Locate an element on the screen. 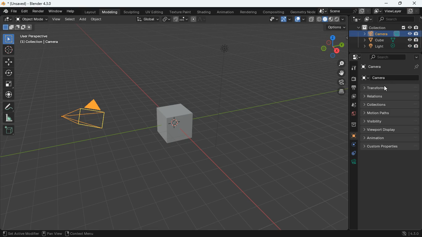 This screenshot has width=422, height=237. context menu is located at coordinates (81, 233).